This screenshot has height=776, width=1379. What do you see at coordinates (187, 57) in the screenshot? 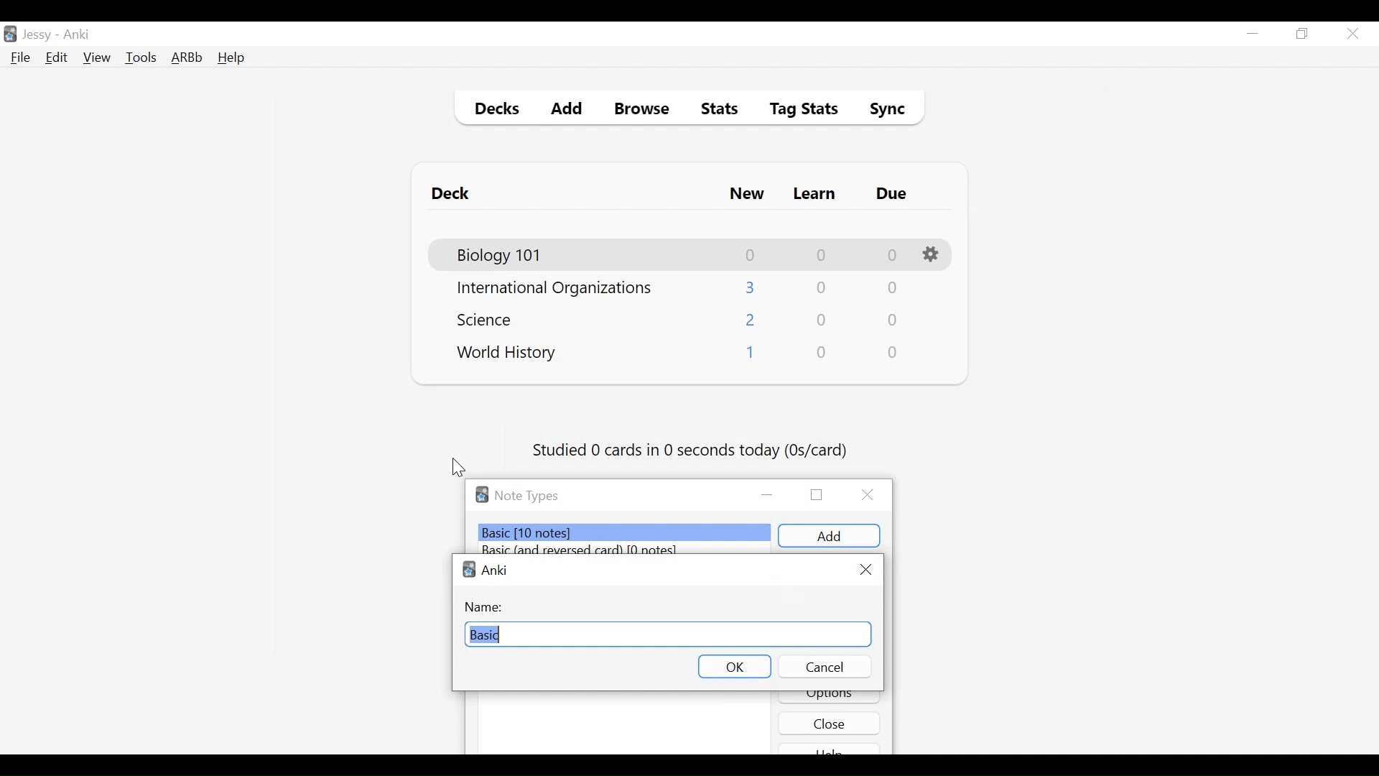
I see `Advanced Review Button bar` at bounding box center [187, 57].